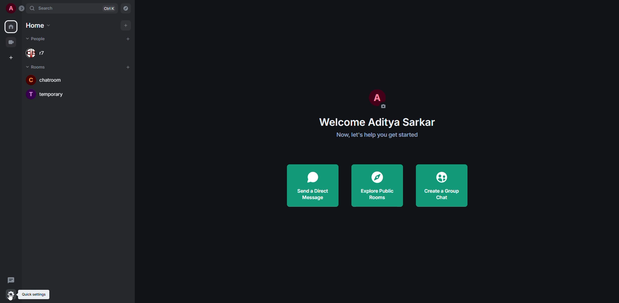 The width and height of the screenshot is (619, 303). I want to click on r7, so click(39, 53).